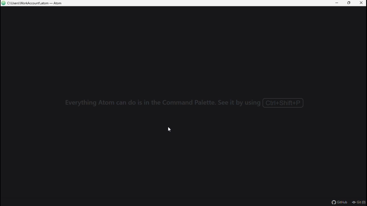 Image resolution: width=367 pixels, height=206 pixels. What do you see at coordinates (362, 3) in the screenshot?
I see `Close` at bounding box center [362, 3].